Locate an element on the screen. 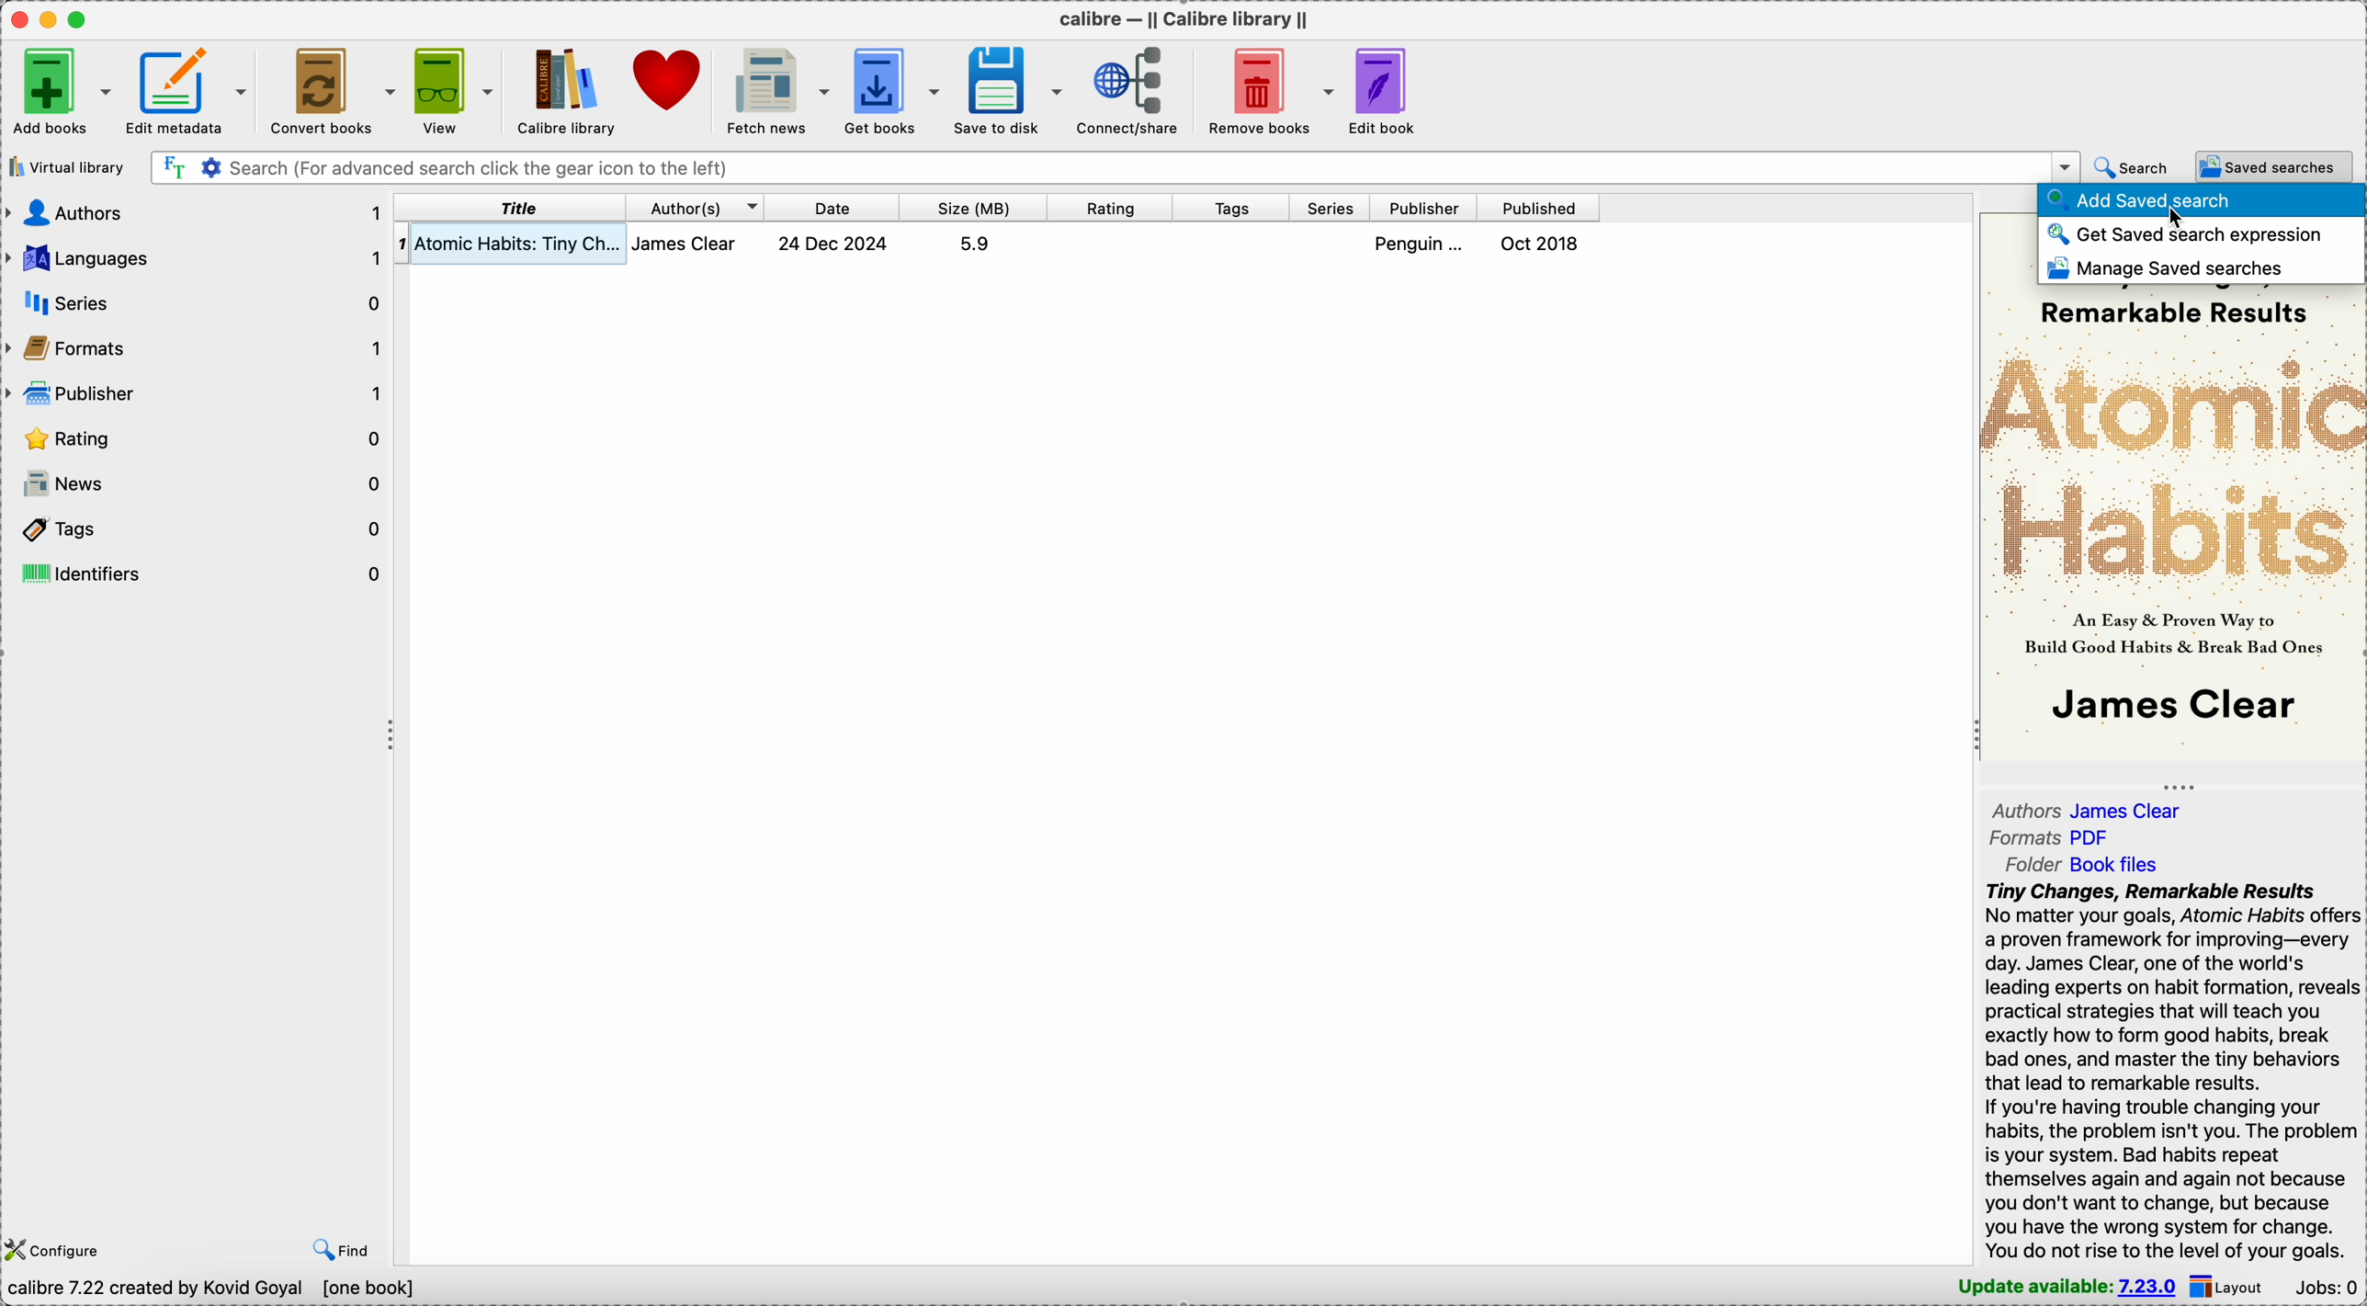 The height and width of the screenshot is (1306, 2367). 1 - index number is located at coordinates (402, 244).